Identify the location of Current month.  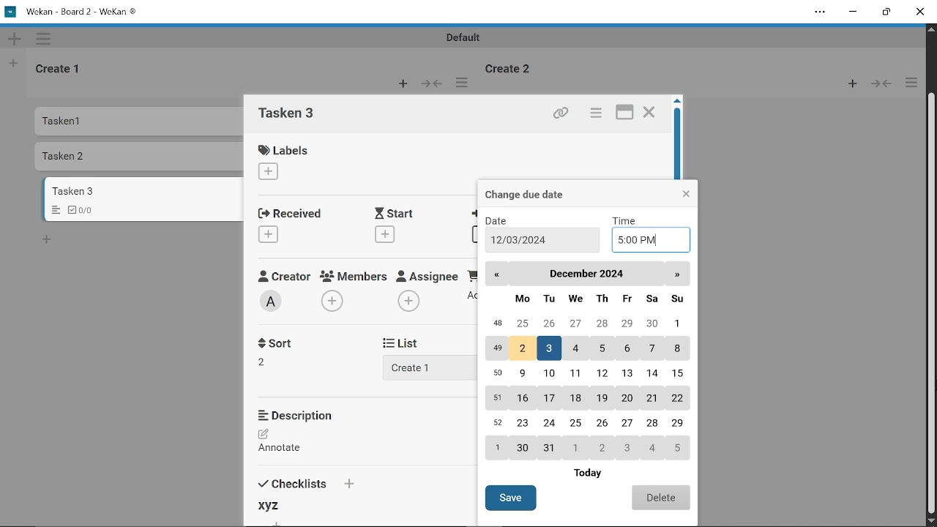
(586, 274).